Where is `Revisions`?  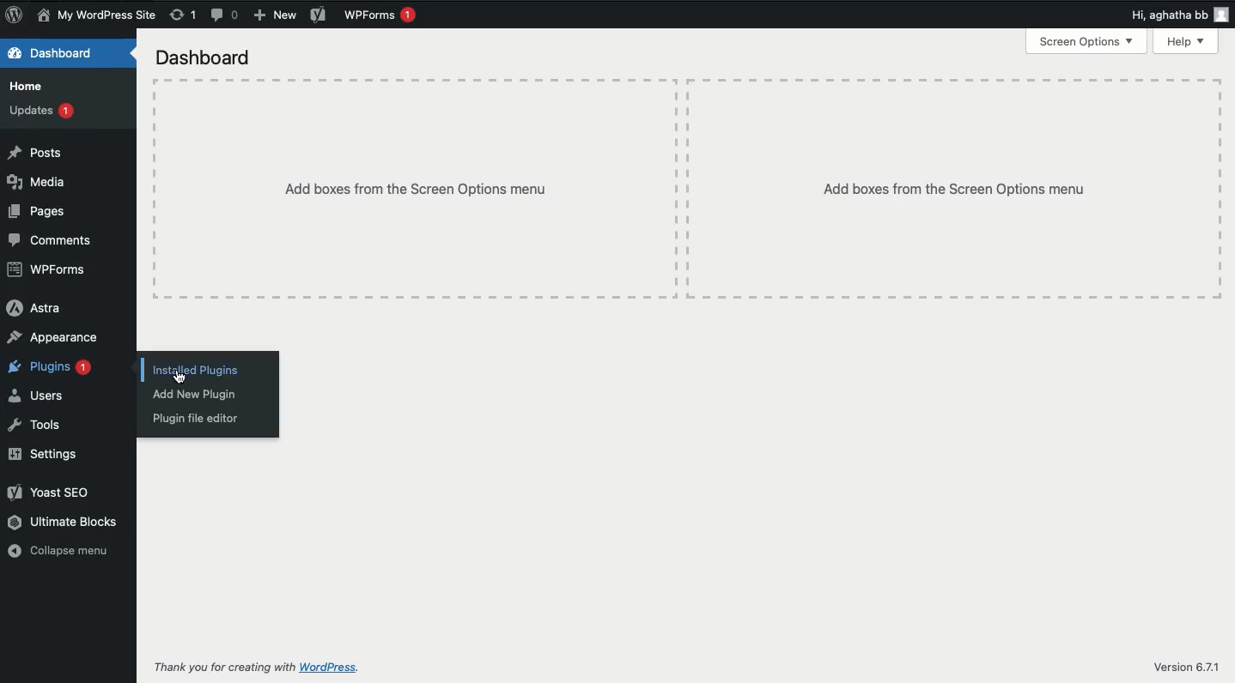
Revisions is located at coordinates (181, 15).